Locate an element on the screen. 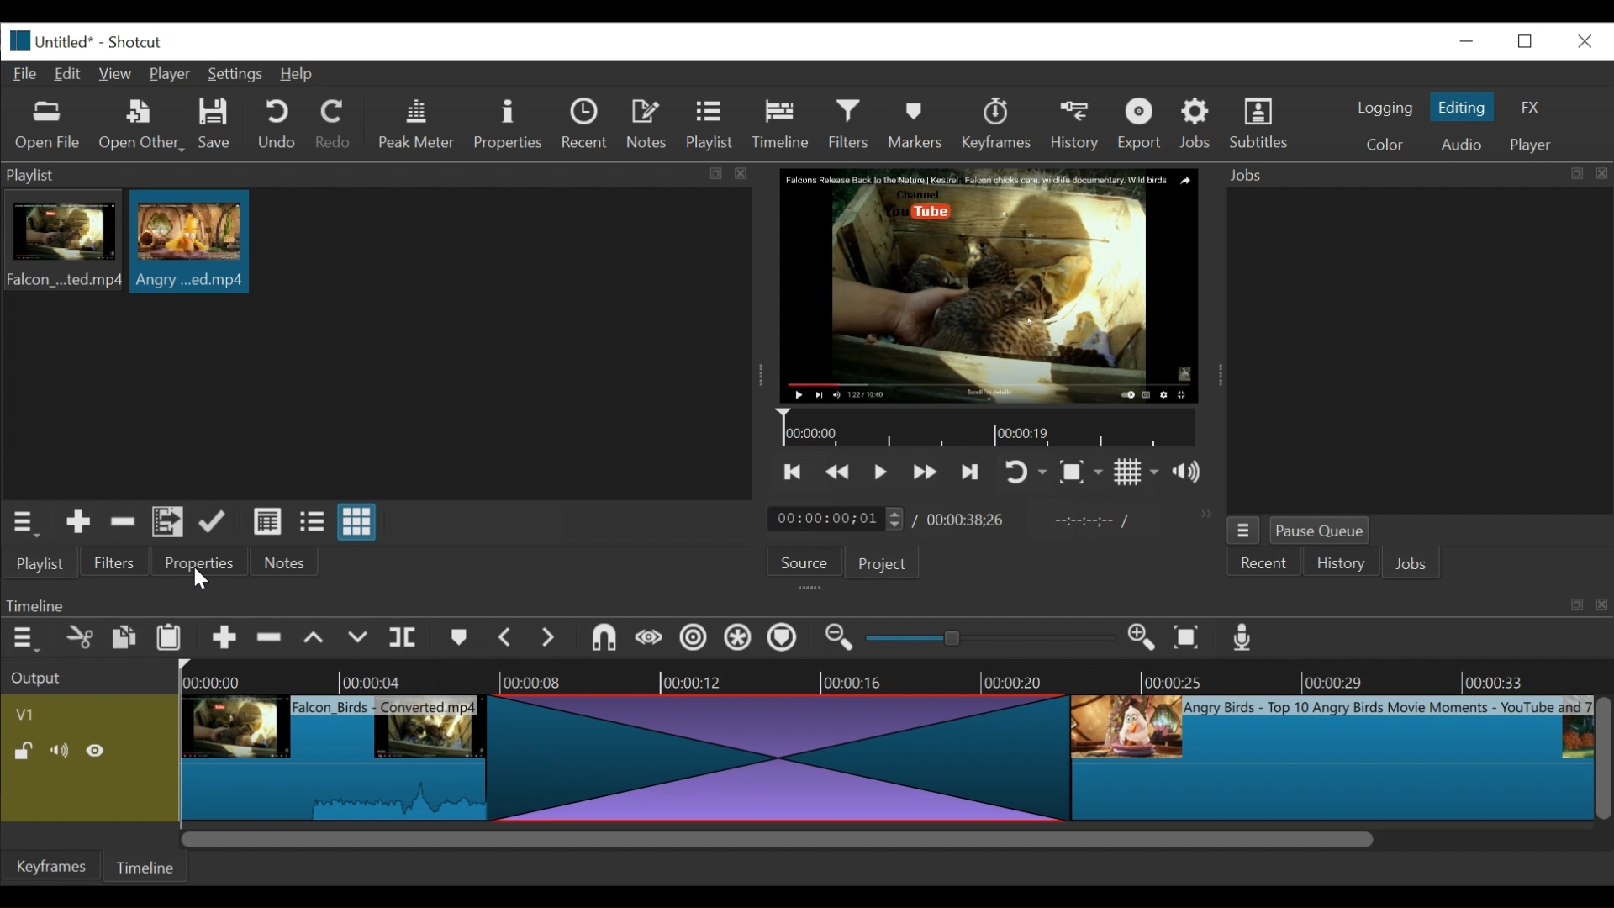 Image resolution: width=1614 pixels, height=908 pixels. Open Other is located at coordinates (143, 126).